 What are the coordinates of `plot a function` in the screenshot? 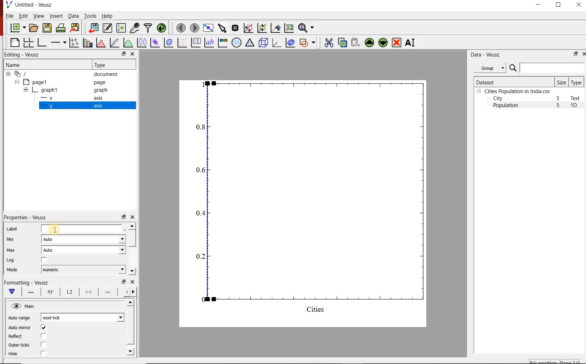 It's located at (128, 43).